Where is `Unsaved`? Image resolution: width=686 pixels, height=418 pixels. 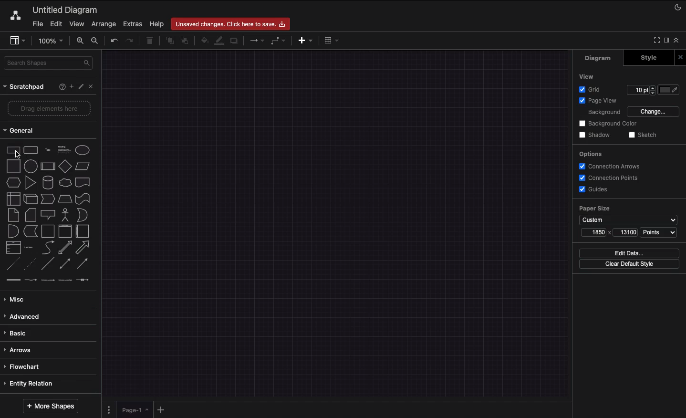 Unsaved is located at coordinates (230, 24).